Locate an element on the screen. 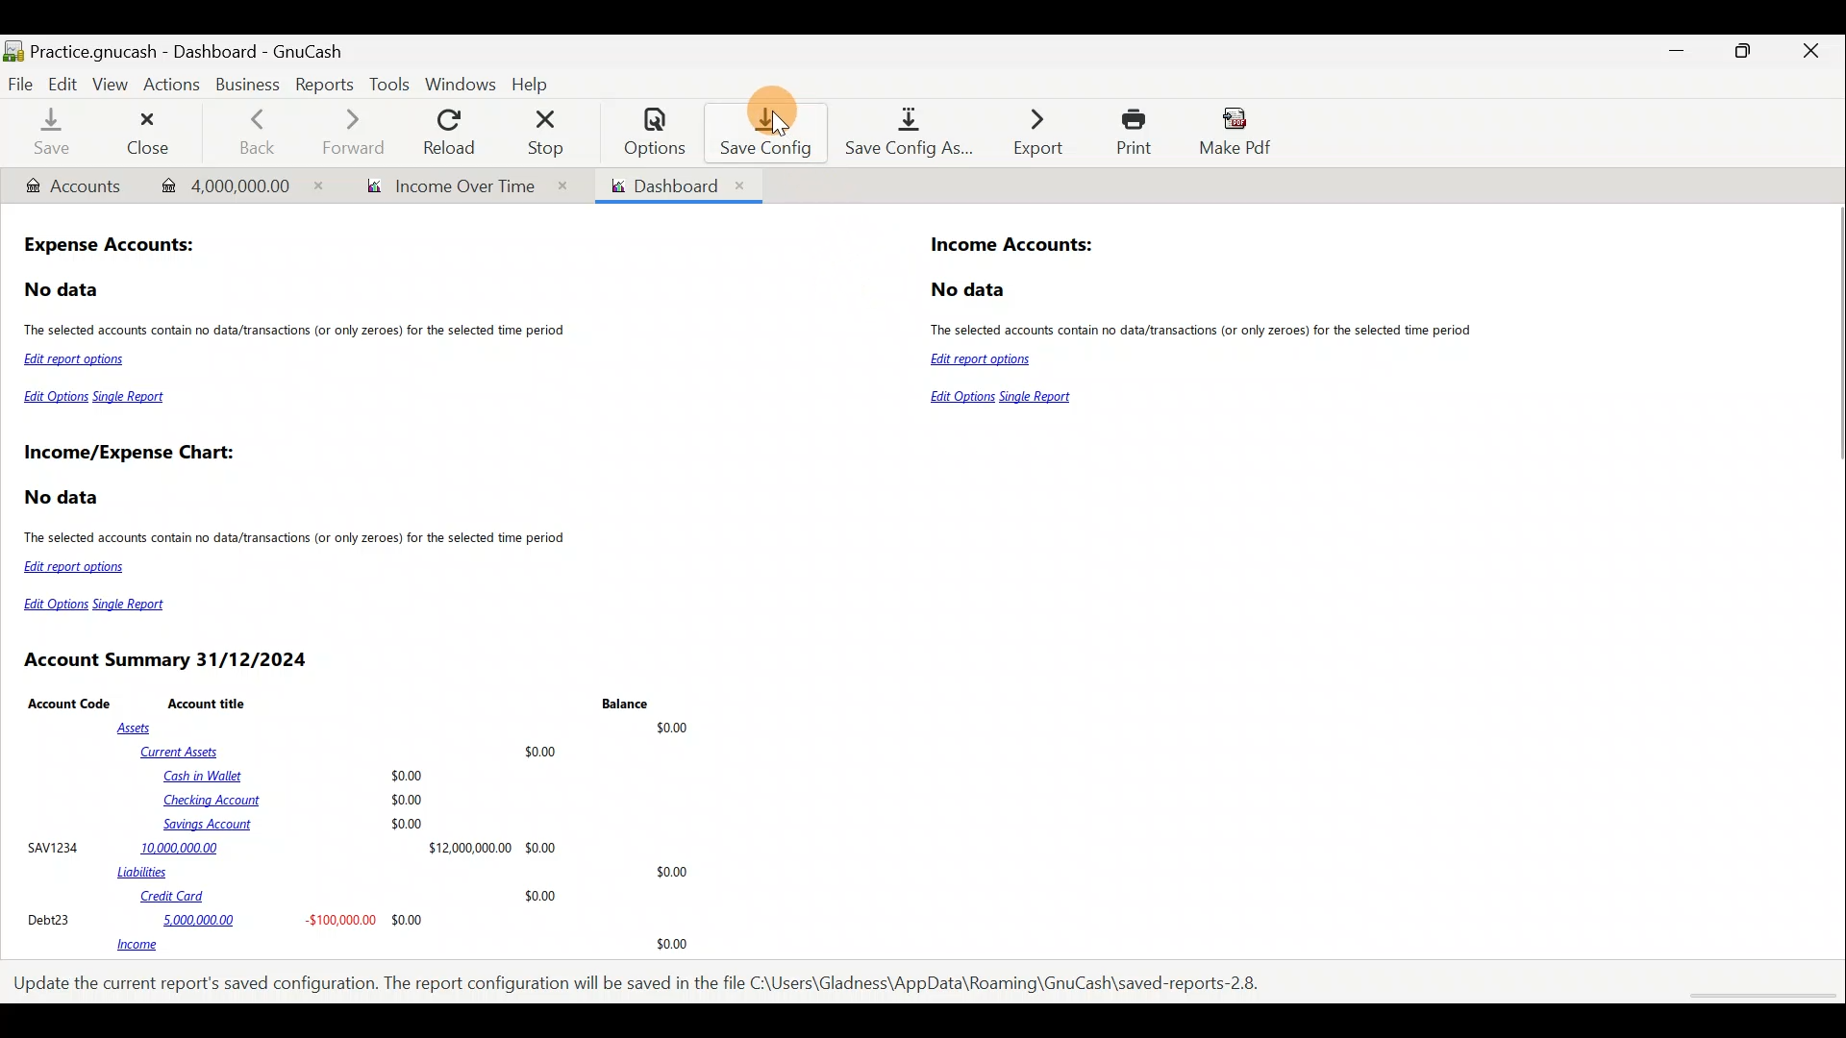  Current Assets $0.00 is located at coordinates (353, 751).